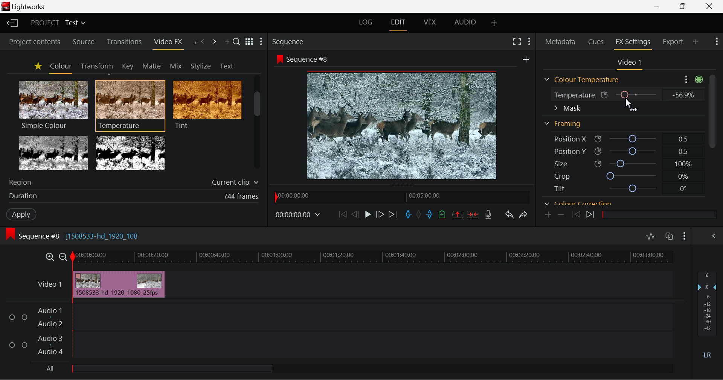 The width and height of the screenshot is (723, 380). I want to click on 0.5, so click(683, 139).